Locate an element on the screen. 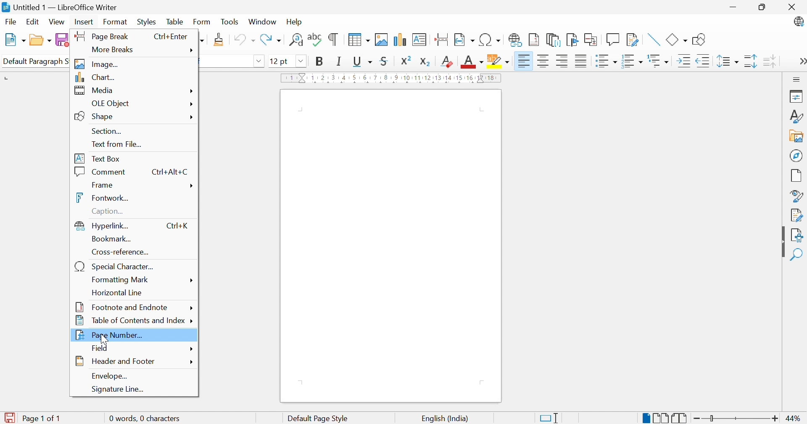 The height and width of the screenshot is (424, 807). Special character... is located at coordinates (116, 267).